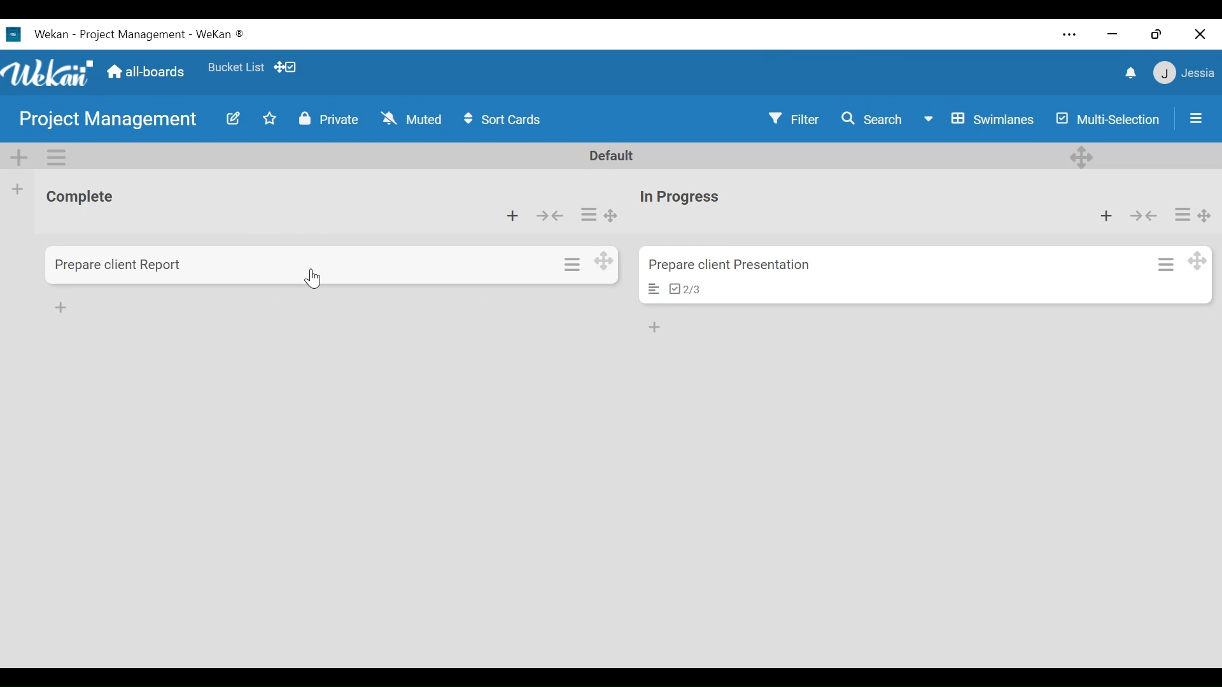 This screenshot has width=1222, height=687. I want to click on Desktop drag handle, so click(1205, 216).